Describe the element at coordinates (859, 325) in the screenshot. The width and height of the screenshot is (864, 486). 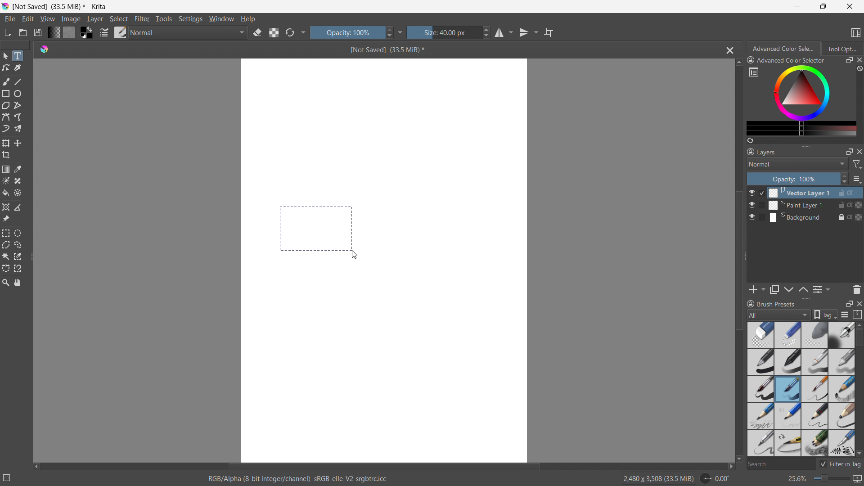
I see `scroll up` at that location.